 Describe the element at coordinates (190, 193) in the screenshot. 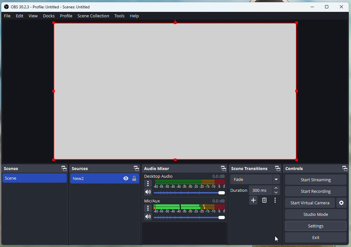

I see `Audio level slider` at that location.